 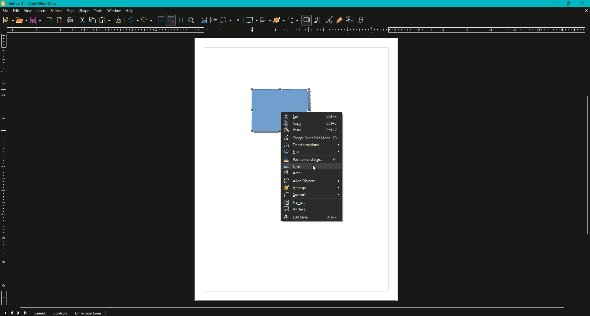 What do you see at coordinates (263, 20) in the screenshot?
I see `Align Objects` at bounding box center [263, 20].